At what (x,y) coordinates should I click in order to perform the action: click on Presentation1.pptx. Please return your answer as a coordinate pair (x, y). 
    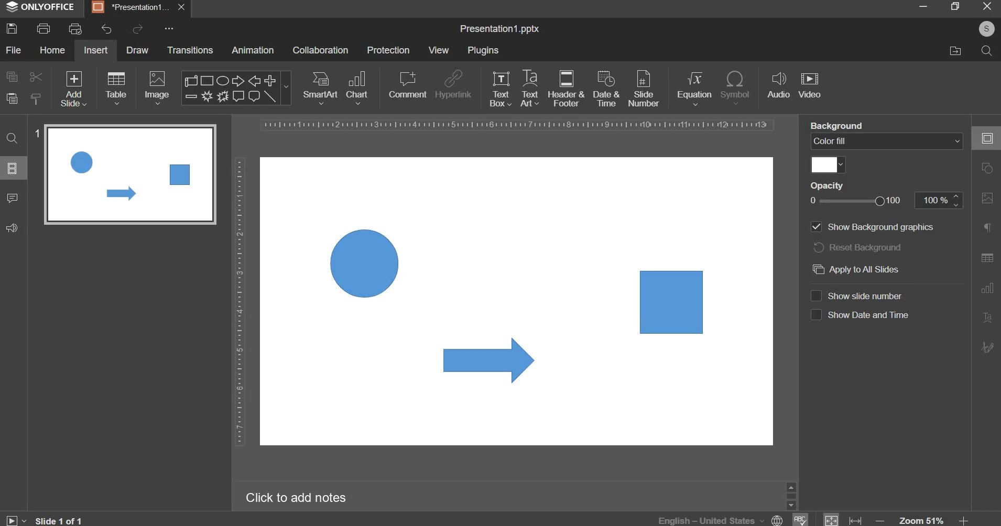
    Looking at the image, I should click on (499, 29).